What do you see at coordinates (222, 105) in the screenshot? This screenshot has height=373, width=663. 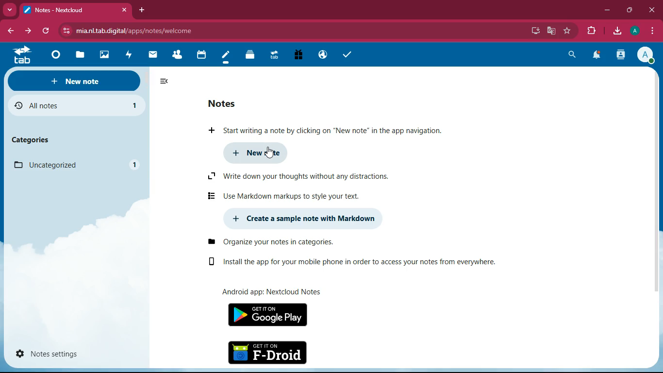 I see `notes` at bounding box center [222, 105].